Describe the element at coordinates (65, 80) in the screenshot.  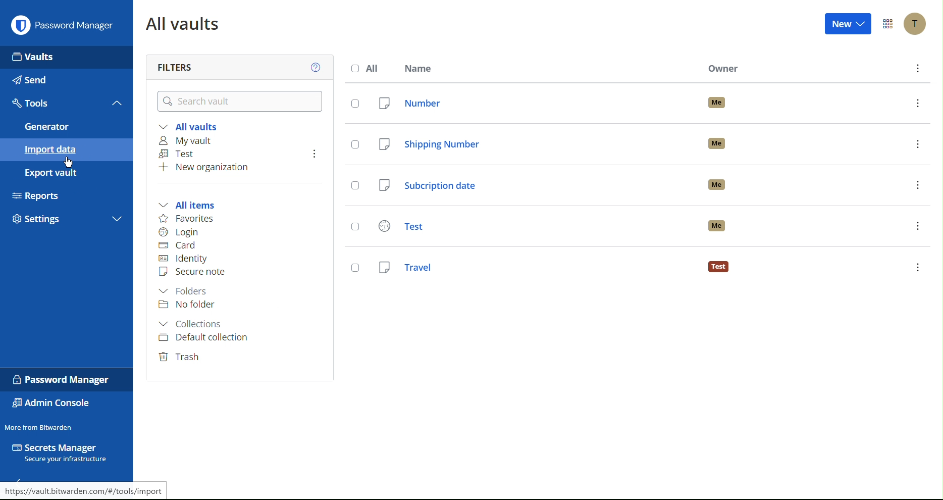
I see `Send` at that location.